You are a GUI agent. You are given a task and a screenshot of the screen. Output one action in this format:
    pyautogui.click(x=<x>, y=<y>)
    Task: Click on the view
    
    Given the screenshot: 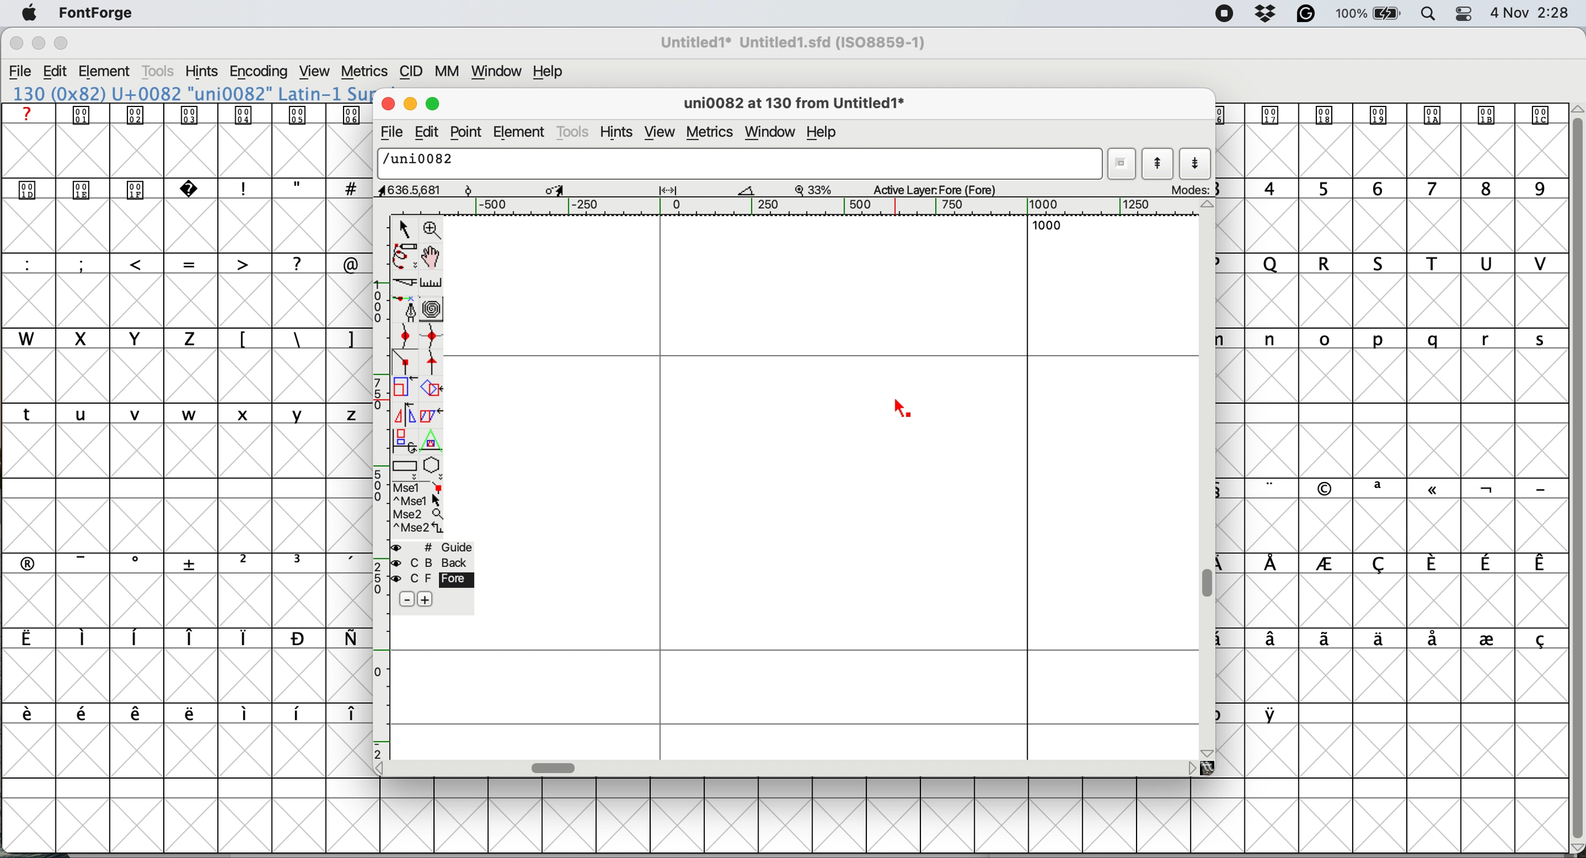 What is the action you would take?
    pyautogui.click(x=660, y=133)
    